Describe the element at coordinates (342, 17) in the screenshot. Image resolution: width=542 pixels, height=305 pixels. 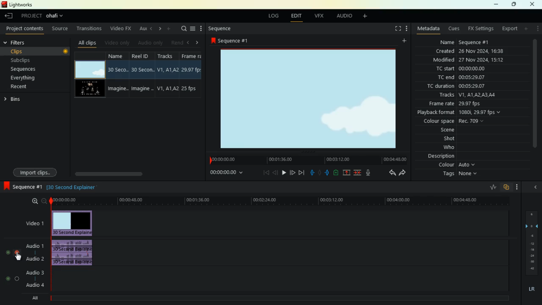
I see `audio` at that location.